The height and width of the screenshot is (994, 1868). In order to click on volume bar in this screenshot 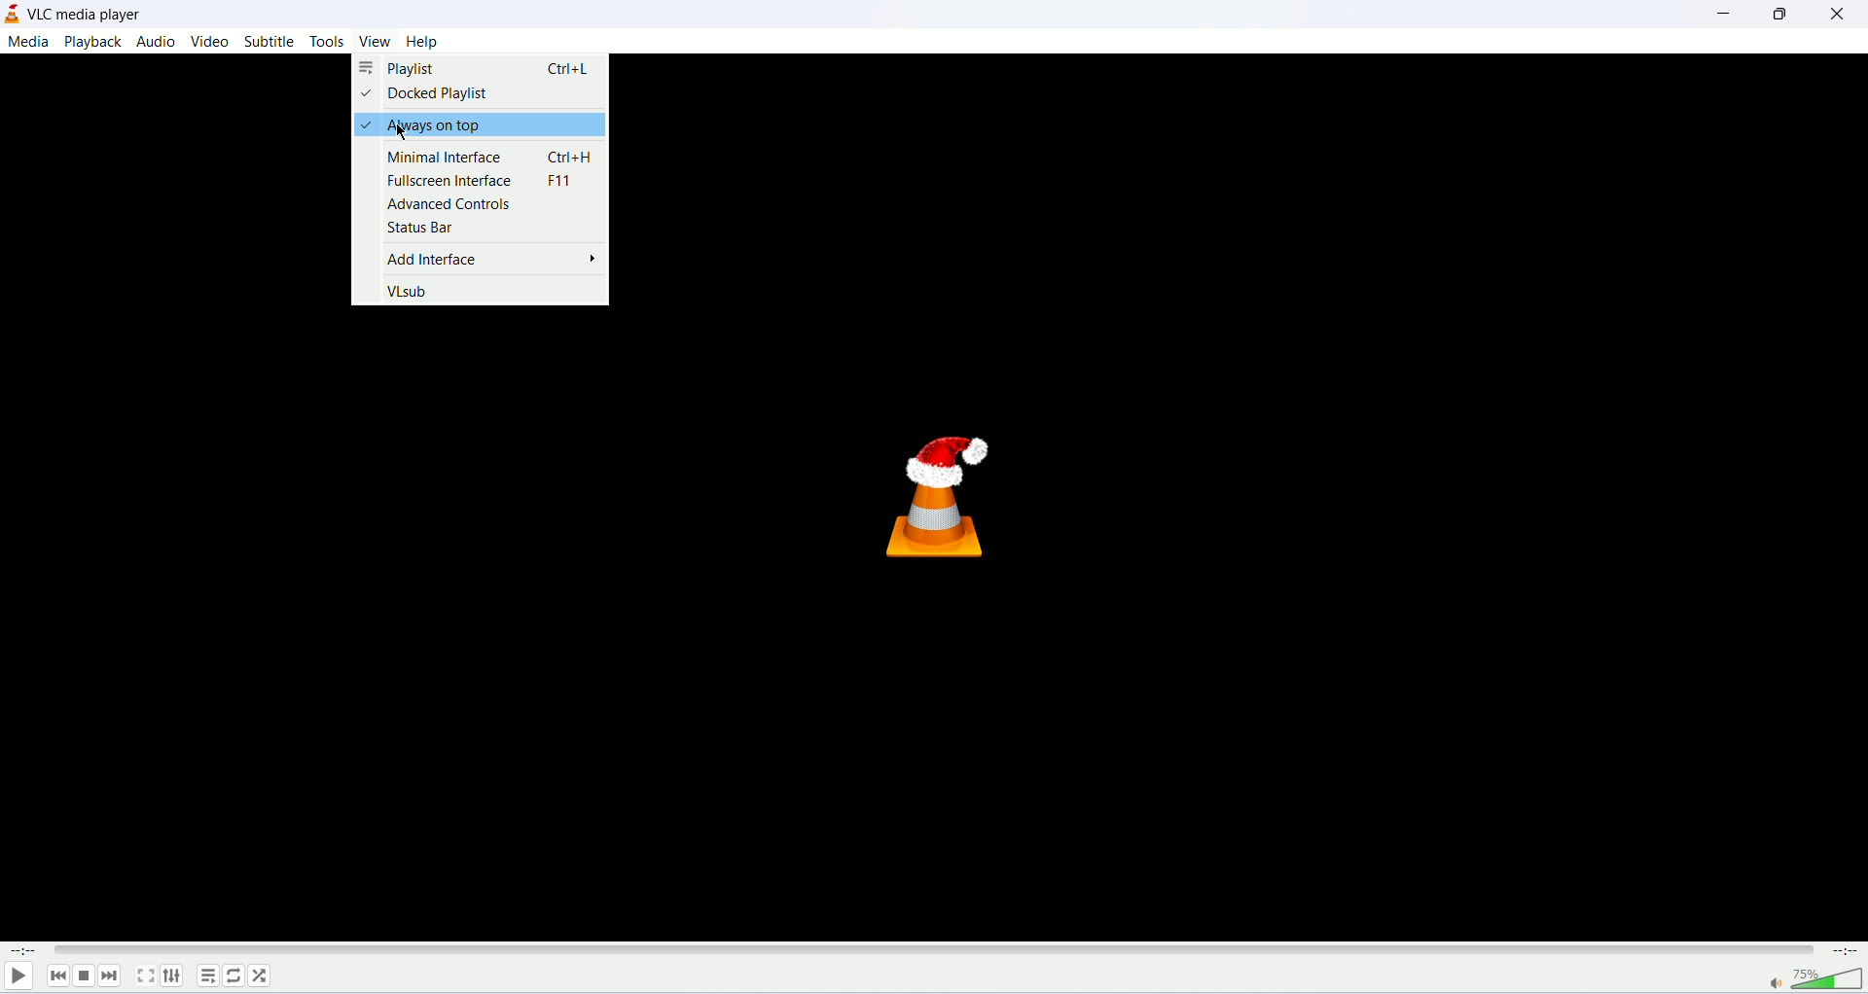, I will do `click(1814, 978)`.